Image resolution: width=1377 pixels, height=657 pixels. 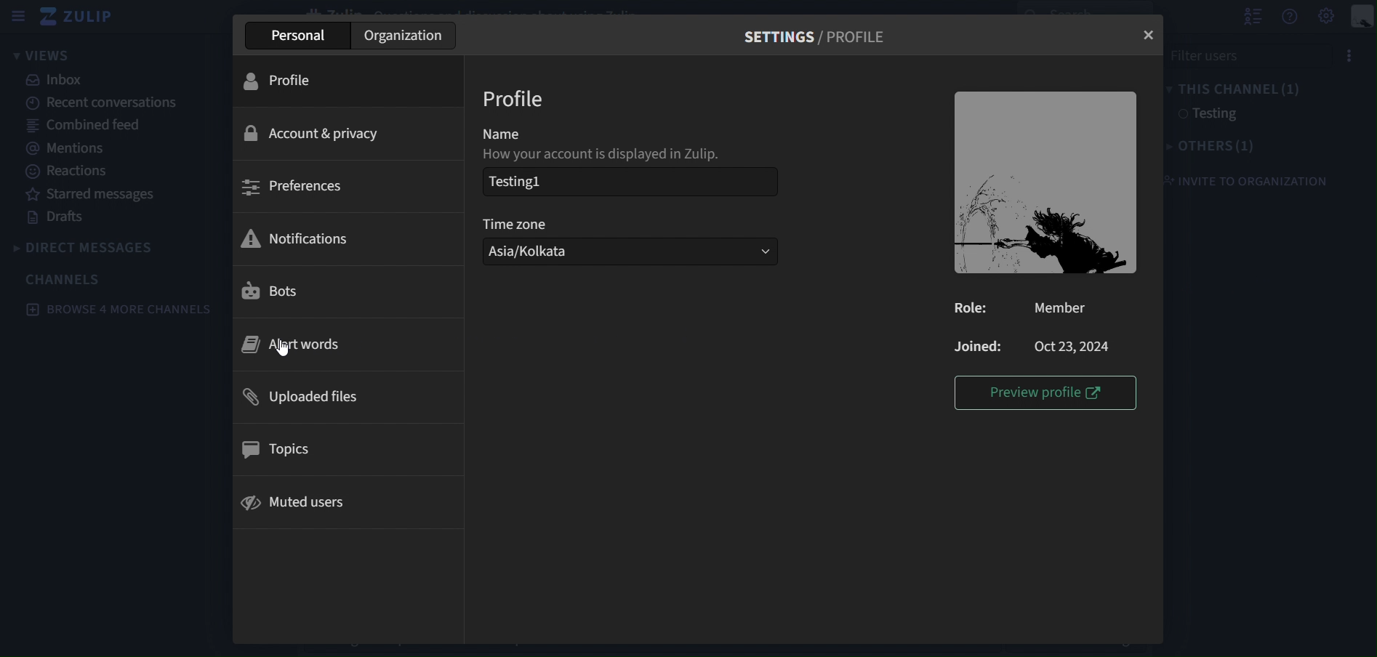 I want to click on options, so click(x=1350, y=54).